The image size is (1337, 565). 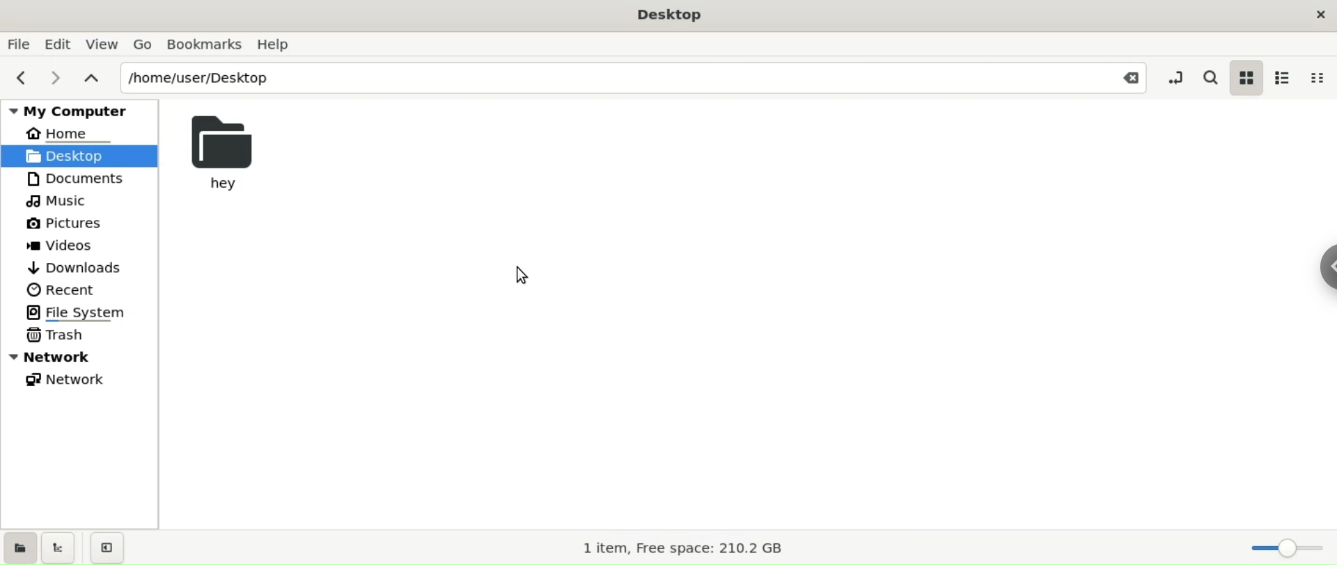 What do you see at coordinates (21, 549) in the screenshot?
I see `show places` at bounding box center [21, 549].